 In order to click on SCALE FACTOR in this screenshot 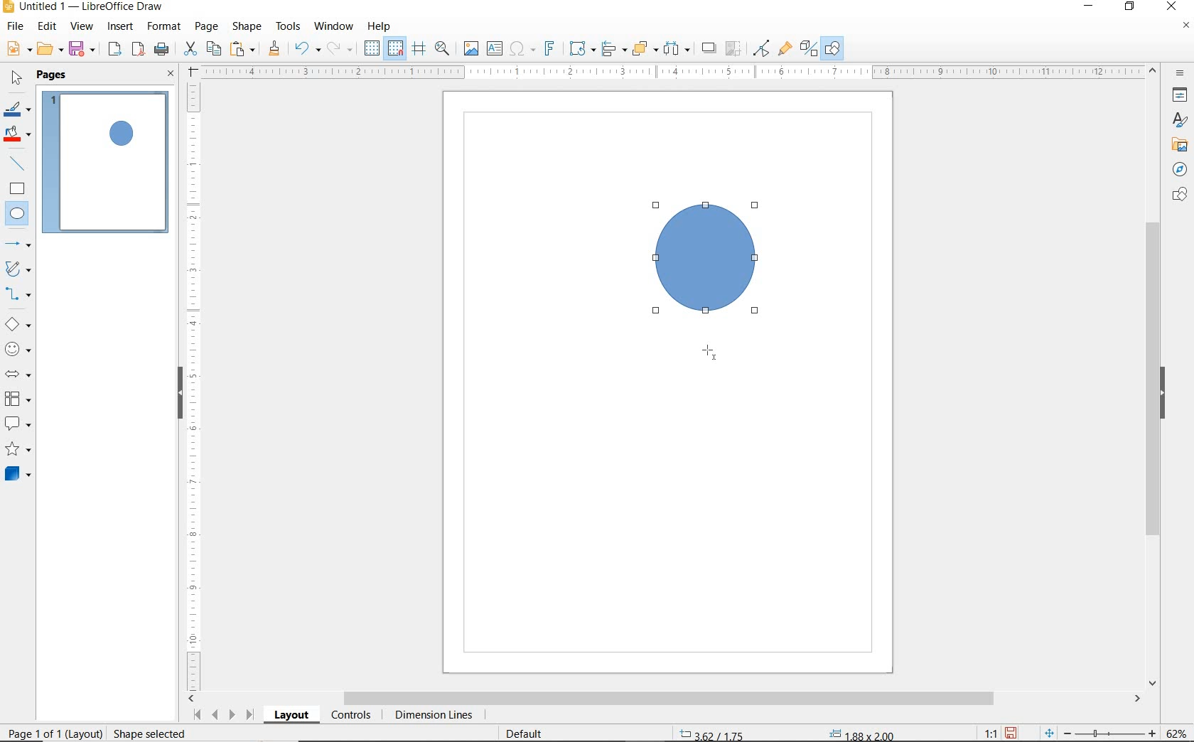, I will do `click(984, 733)`.